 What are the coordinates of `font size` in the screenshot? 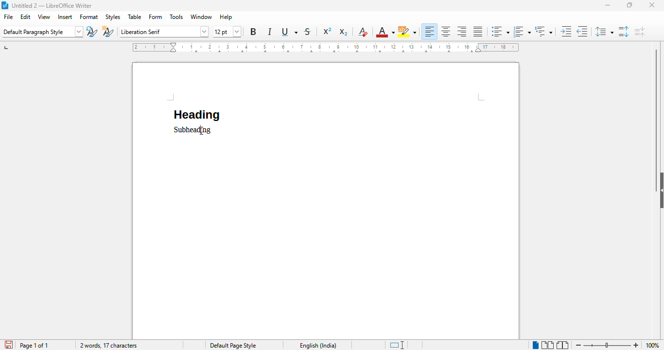 It's located at (227, 32).